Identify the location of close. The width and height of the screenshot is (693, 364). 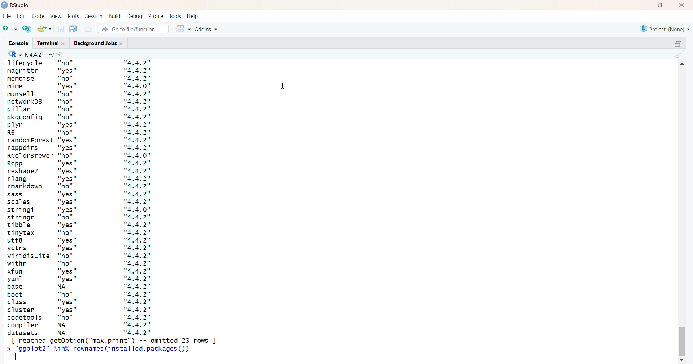
(683, 5).